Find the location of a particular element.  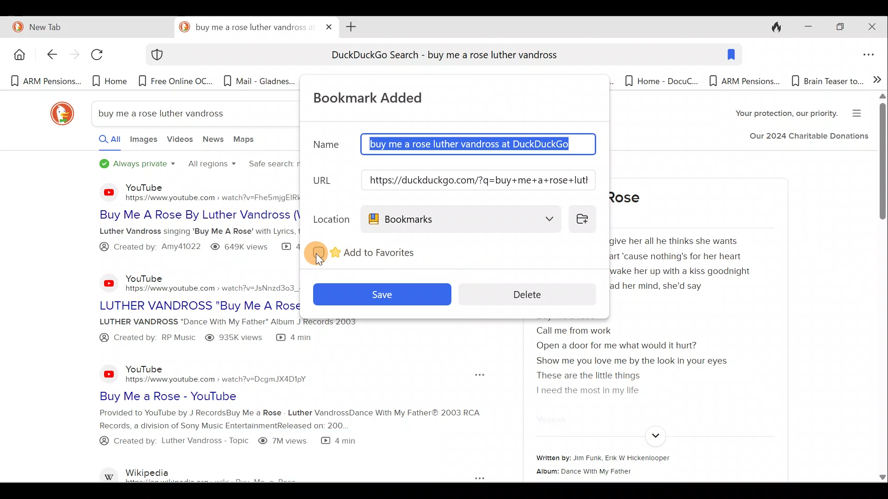

DuckDuckGo logo is located at coordinates (58, 114).